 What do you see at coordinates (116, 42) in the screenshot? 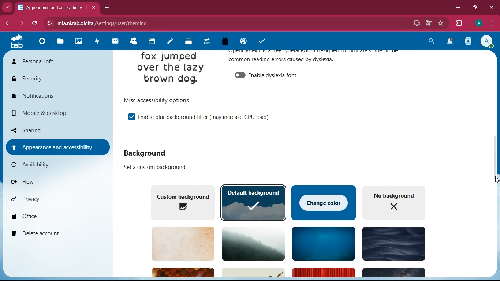
I see `mail` at bounding box center [116, 42].